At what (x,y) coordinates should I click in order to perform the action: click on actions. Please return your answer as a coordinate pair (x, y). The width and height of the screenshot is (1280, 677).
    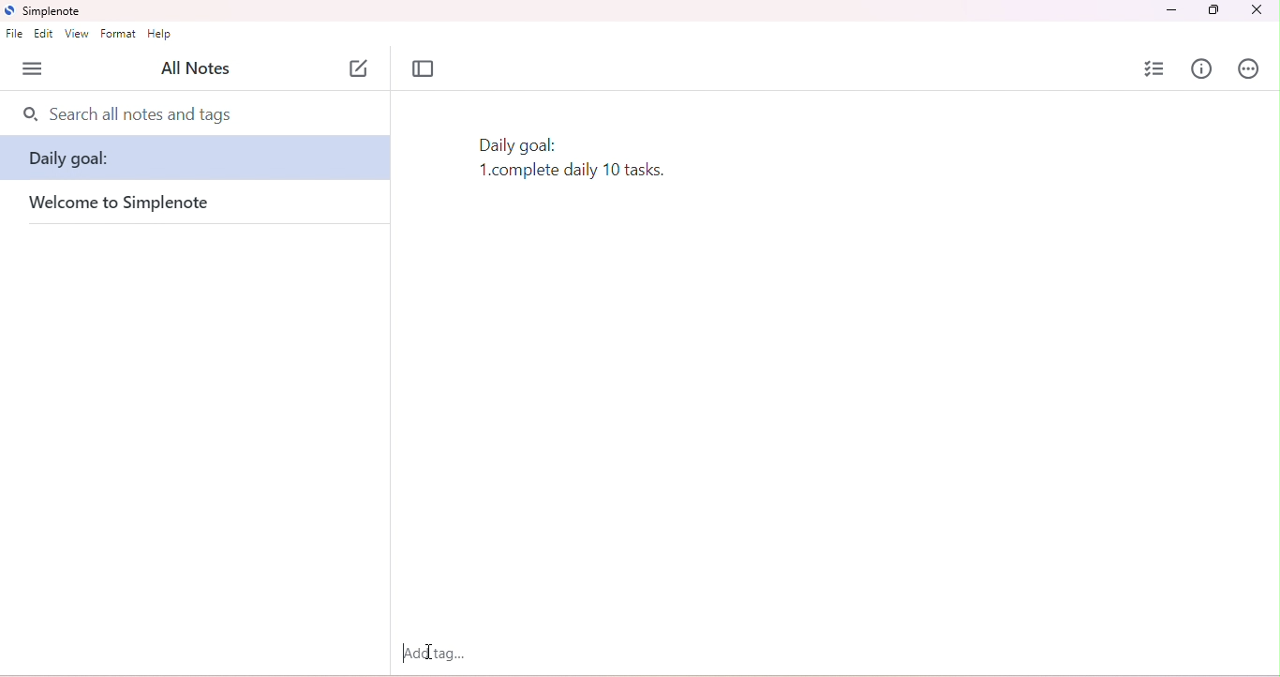
    Looking at the image, I should click on (1247, 68).